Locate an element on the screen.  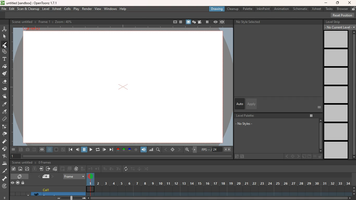
swap is located at coordinates (5, 96).